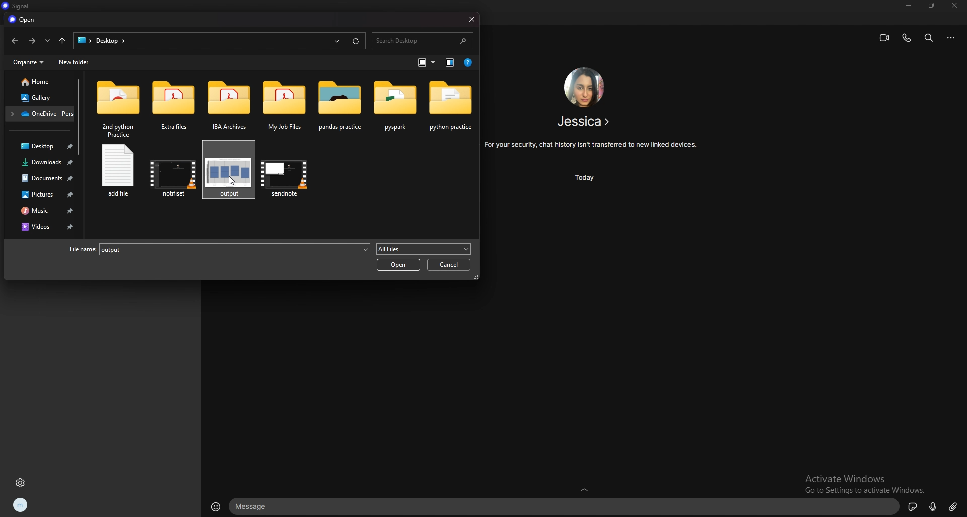 The image size is (967, 517). Describe the element at coordinates (450, 63) in the screenshot. I see `change view` at that location.